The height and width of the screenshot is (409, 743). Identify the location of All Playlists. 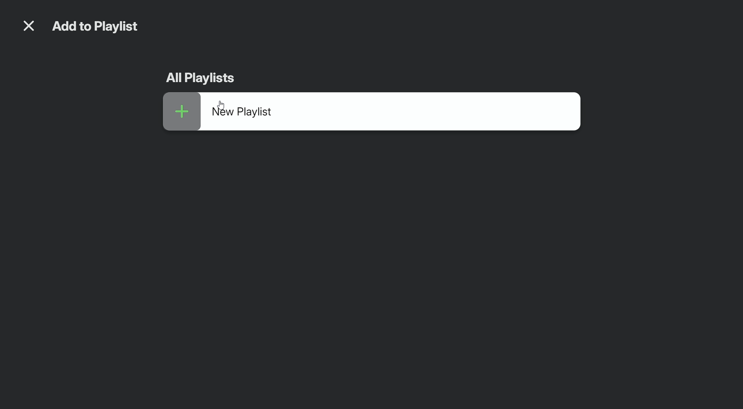
(202, 79).